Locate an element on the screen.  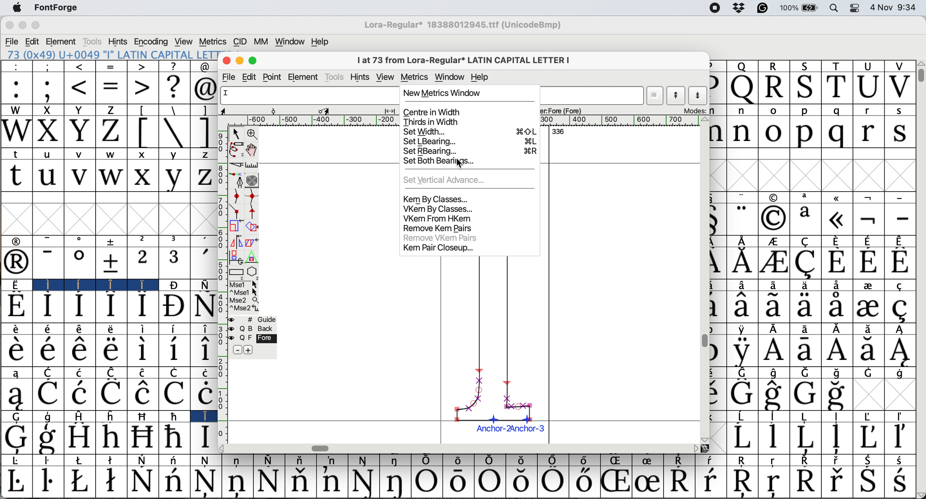
Symbol is located at coordinates (206, 482).